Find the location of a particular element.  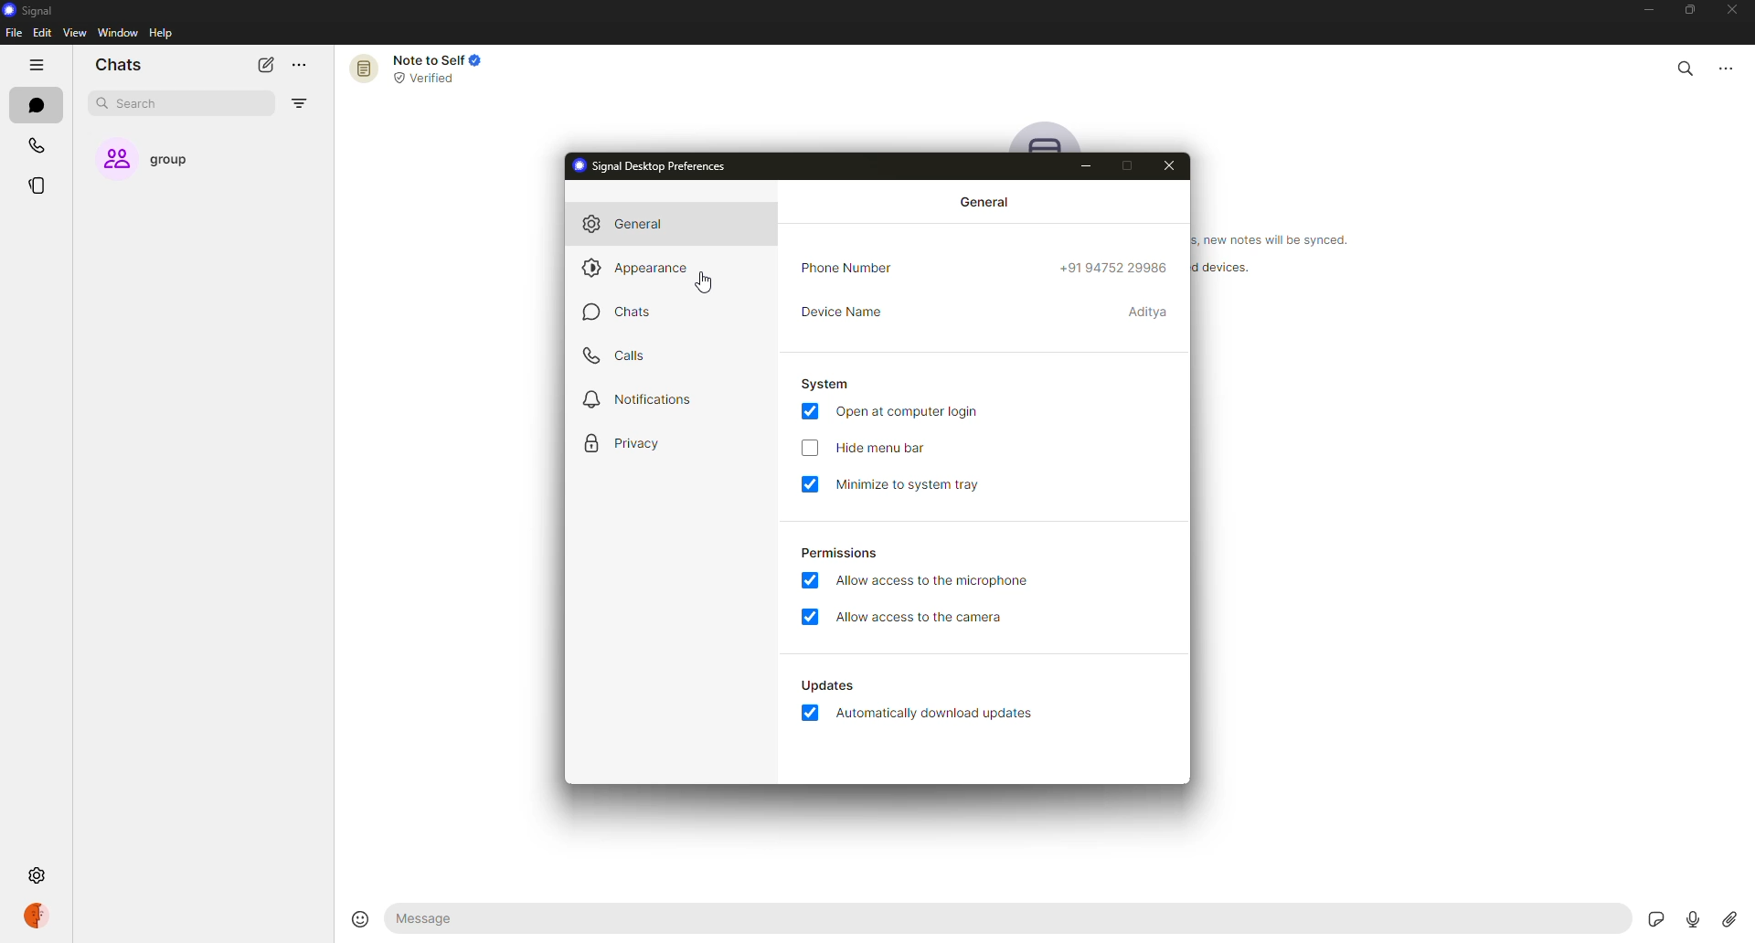

allow access to camera is located at coordinates (919, 617).